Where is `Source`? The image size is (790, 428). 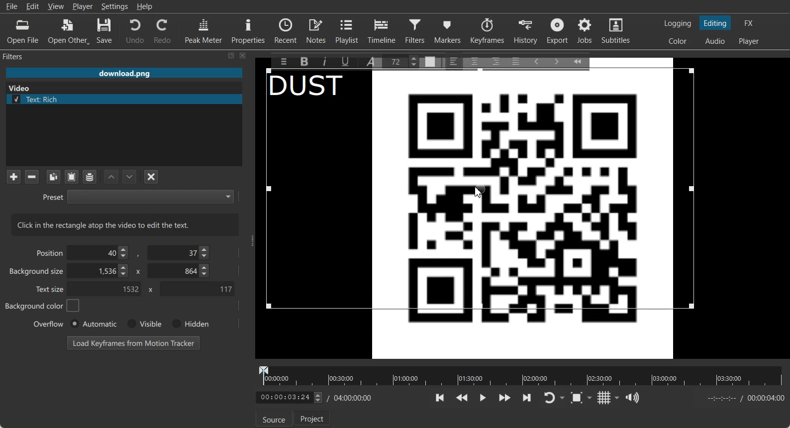
Source is located at coordinates (274, 419).